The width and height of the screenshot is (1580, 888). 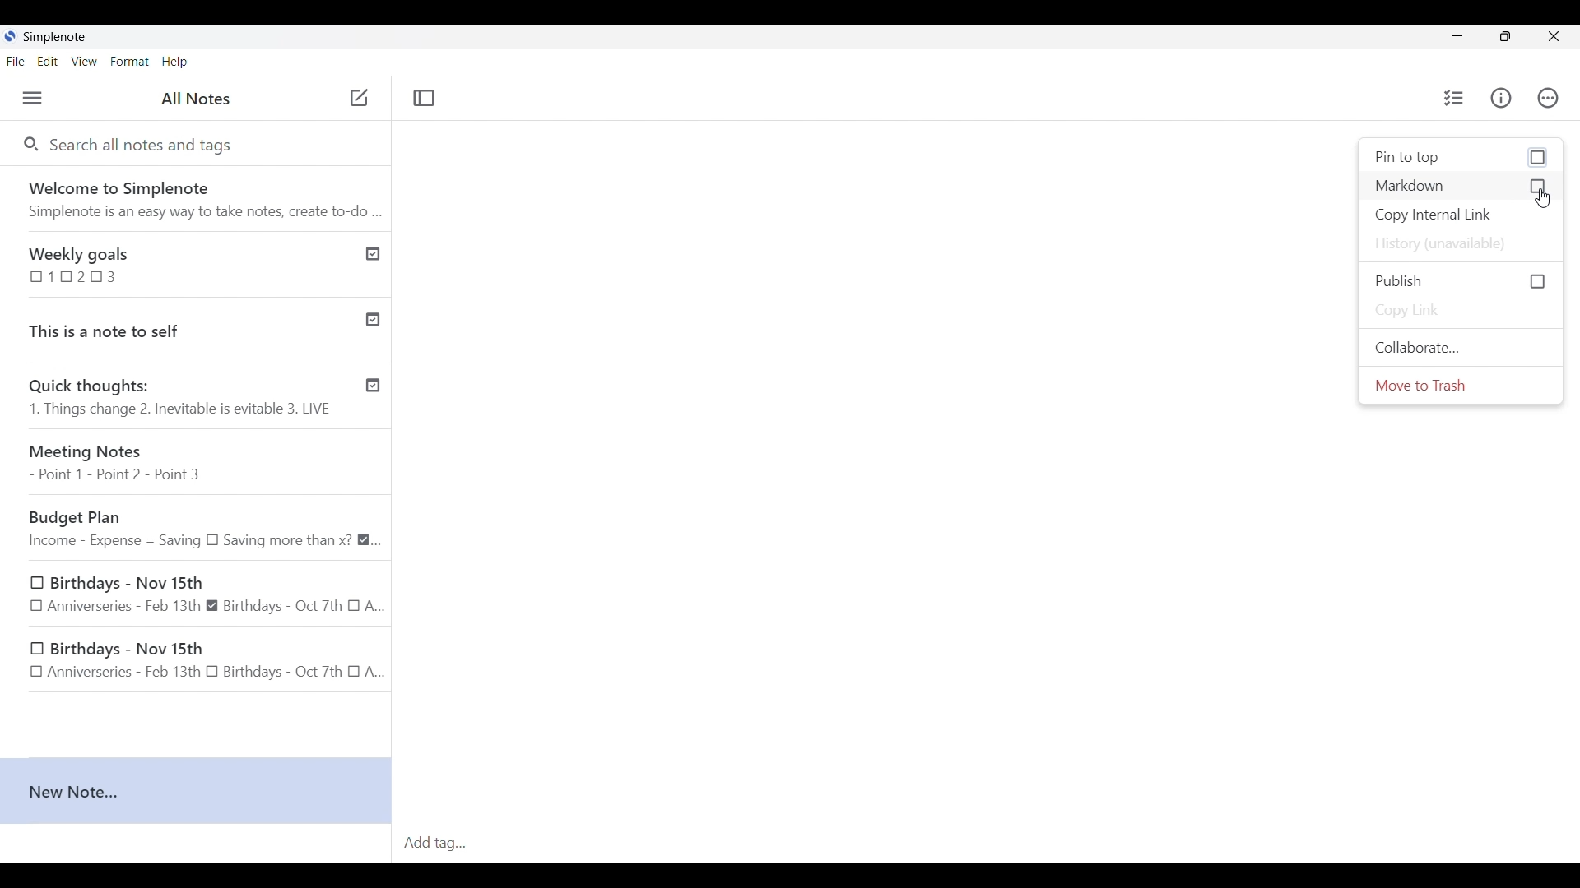 What do you see at coordinates (175, 327) in the screenshot?
I see `This is a note to self` at bounding box center [175, 327].